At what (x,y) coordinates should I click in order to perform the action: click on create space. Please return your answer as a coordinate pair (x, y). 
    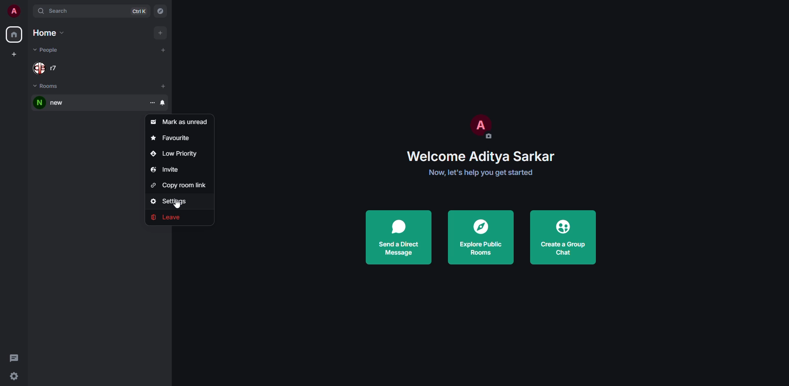
    Looking at the image, I should click on (14, 54).